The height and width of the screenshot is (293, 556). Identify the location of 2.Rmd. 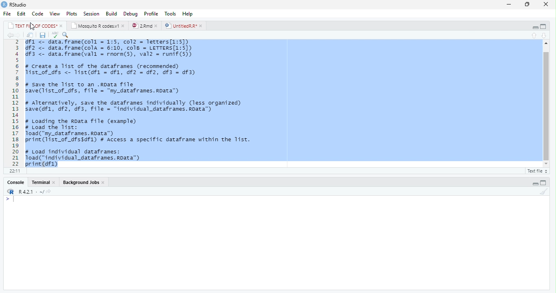
(144, 26).